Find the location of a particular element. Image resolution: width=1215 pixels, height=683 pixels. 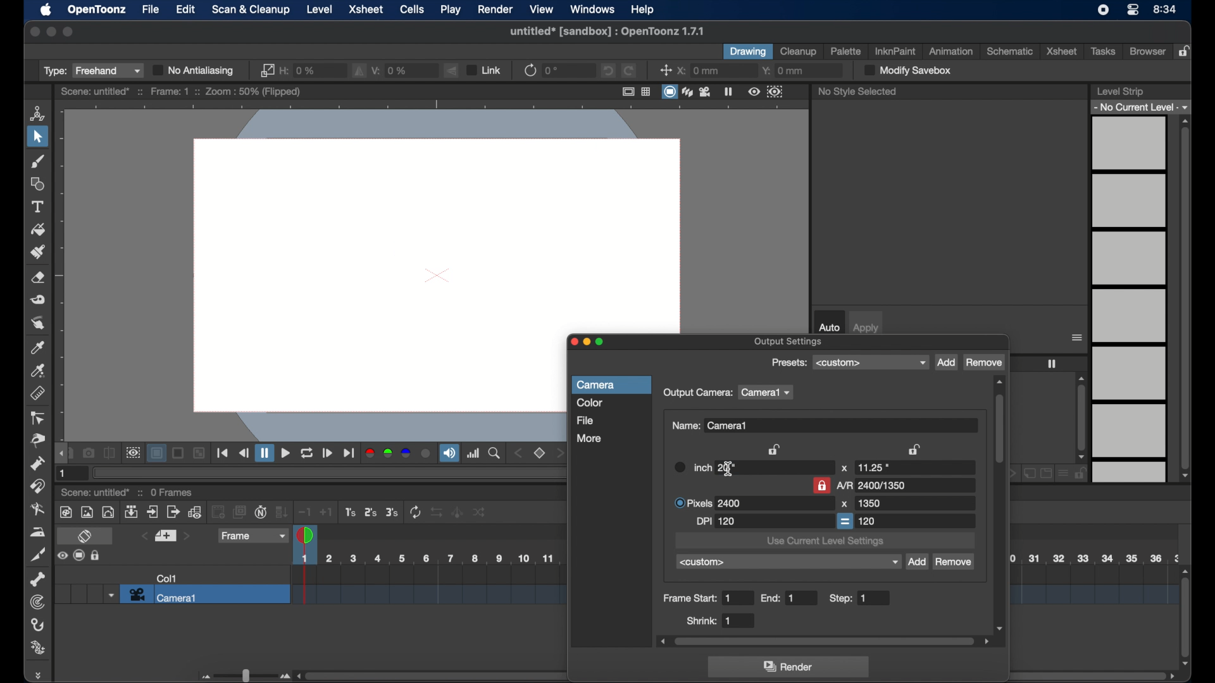

 is located at coordinates (304, 511).